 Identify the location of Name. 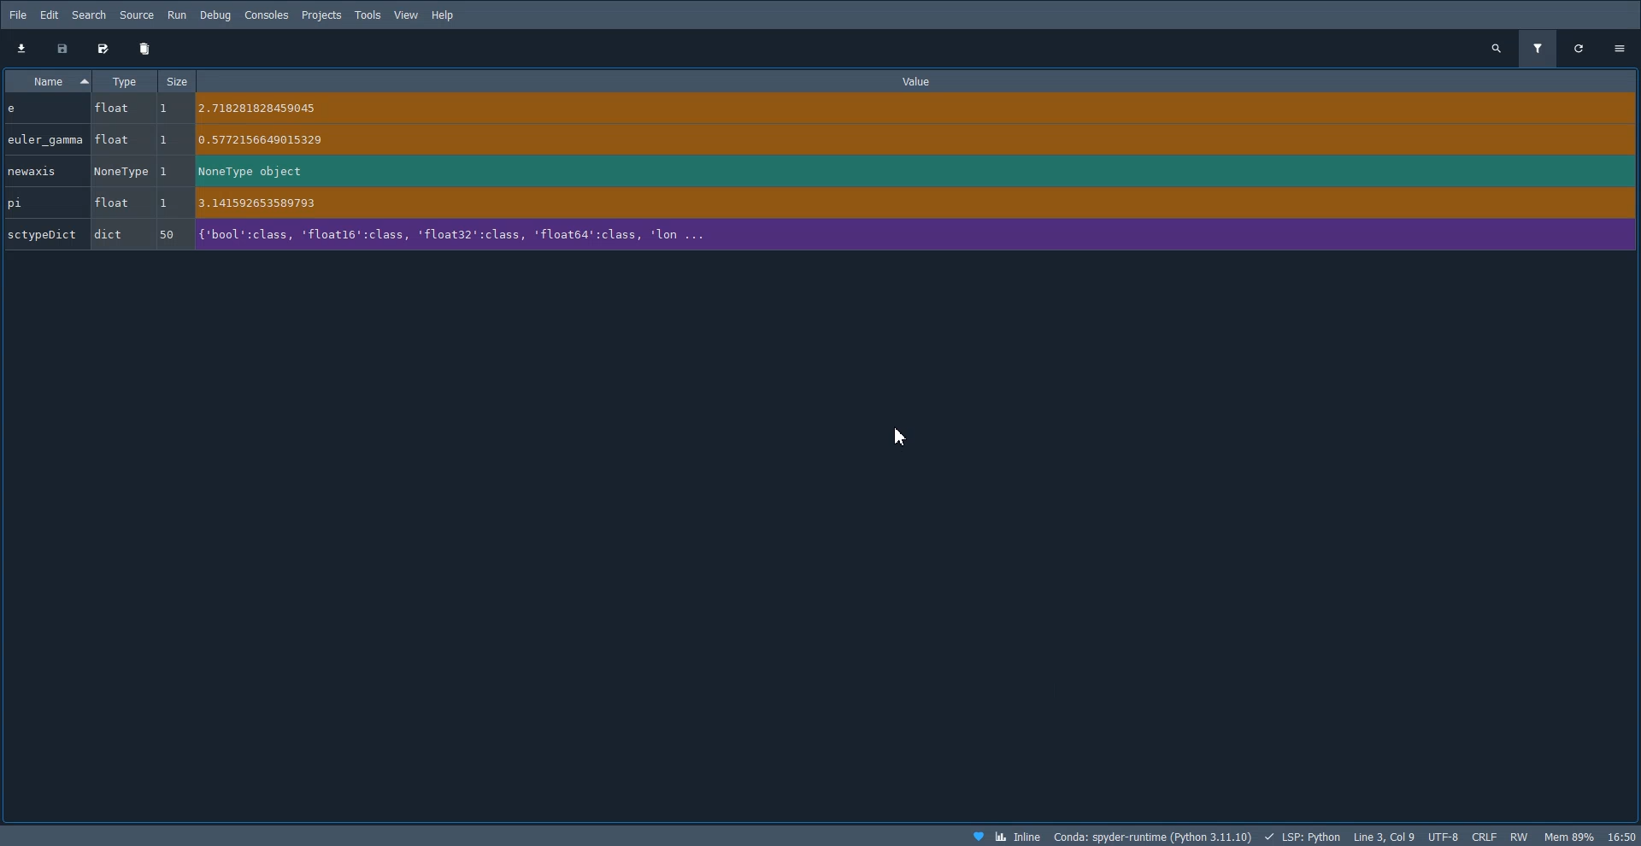
(48, 79).